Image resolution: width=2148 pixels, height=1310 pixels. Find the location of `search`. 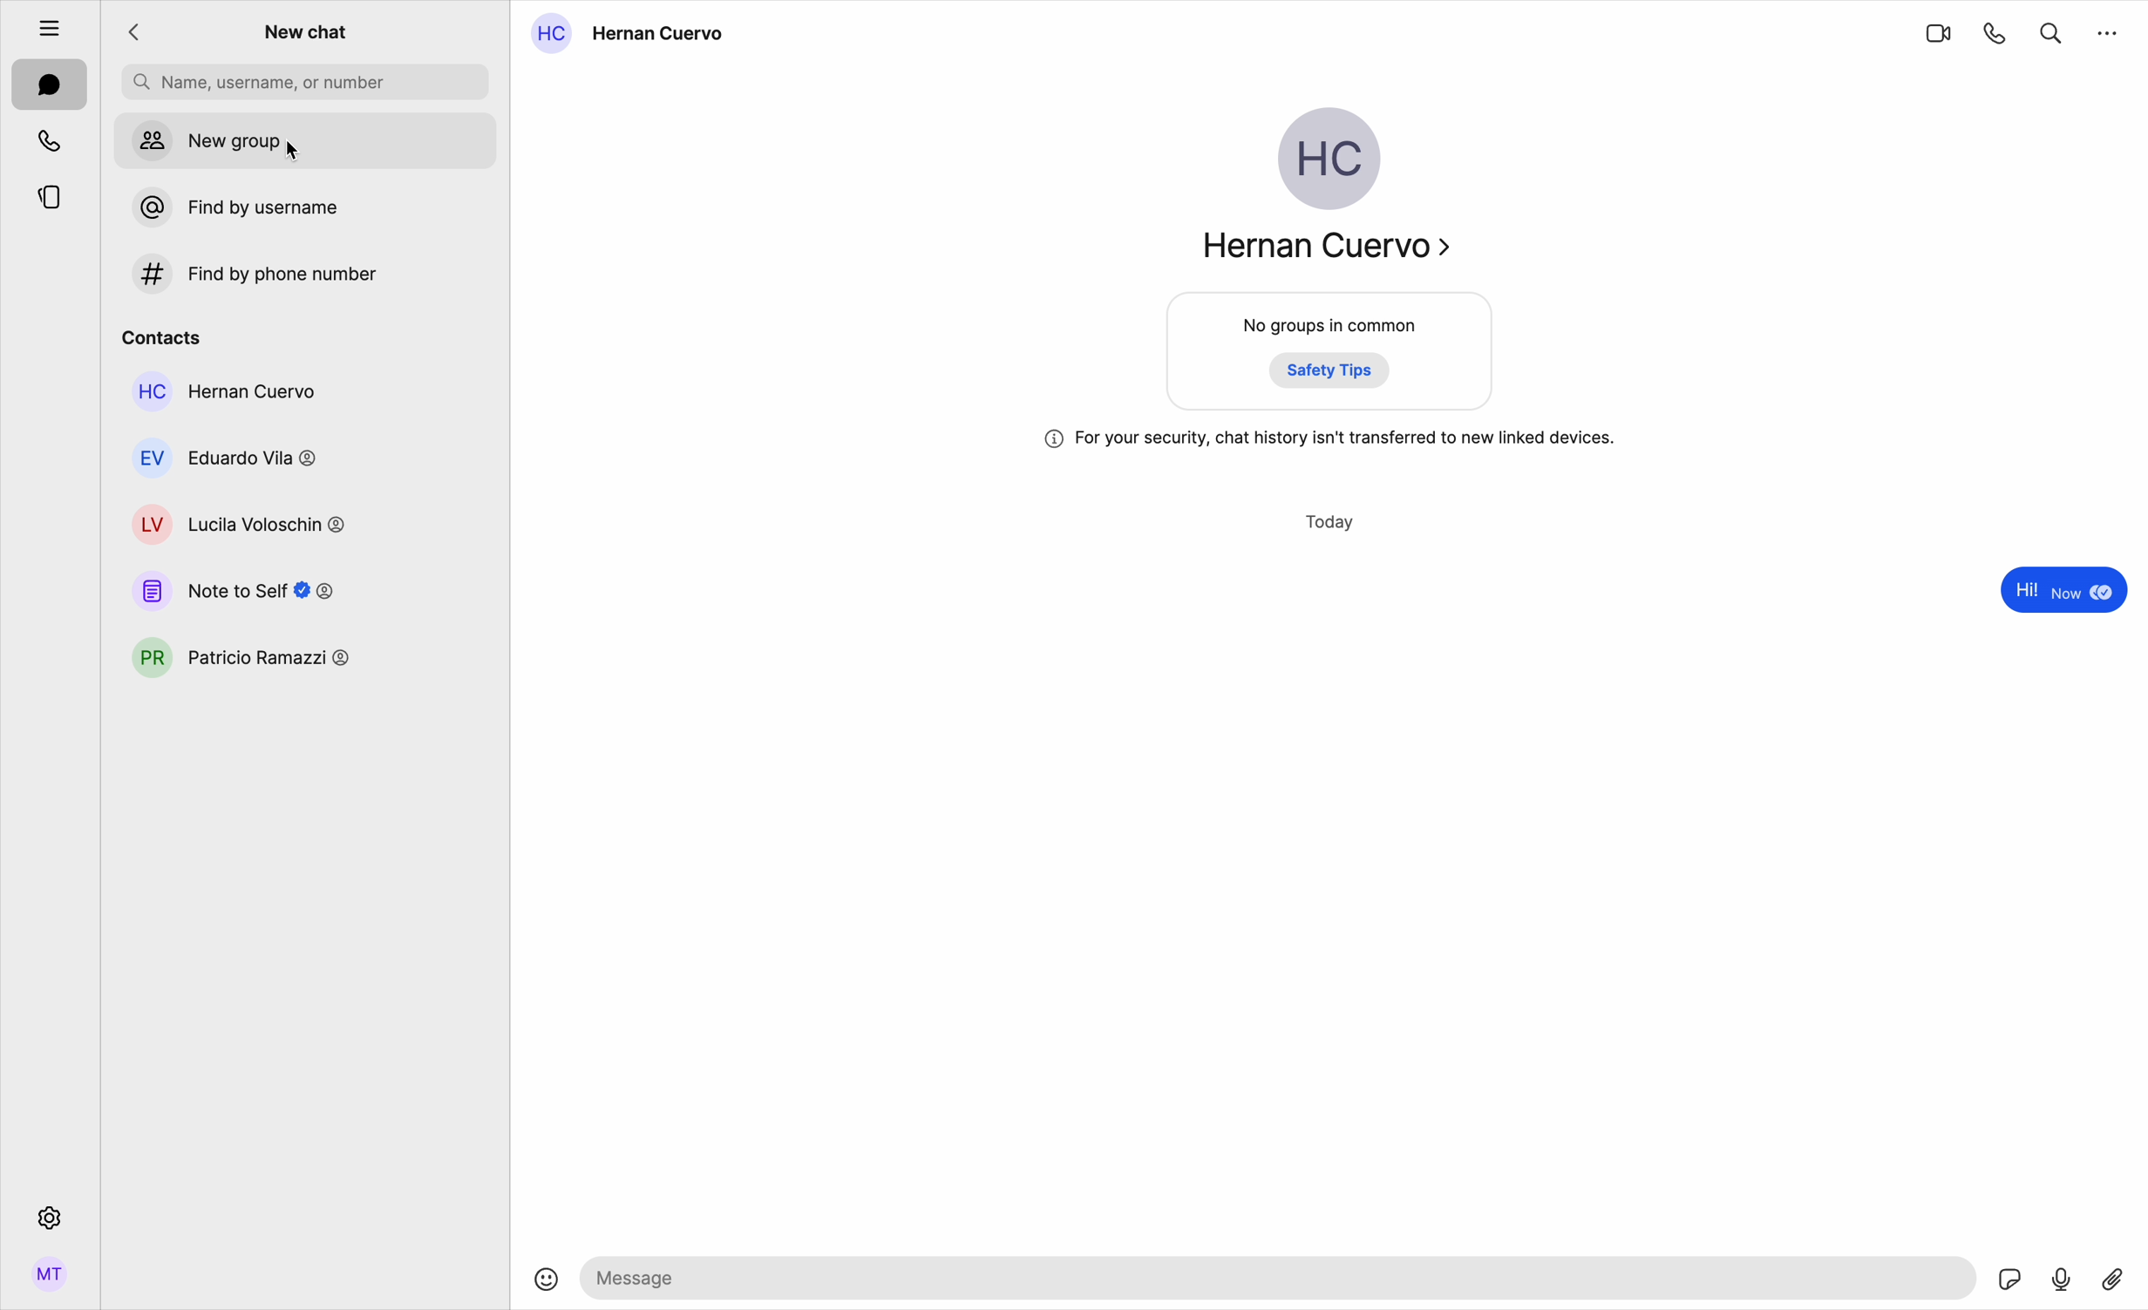

search is located at coordinates (2051, 30).